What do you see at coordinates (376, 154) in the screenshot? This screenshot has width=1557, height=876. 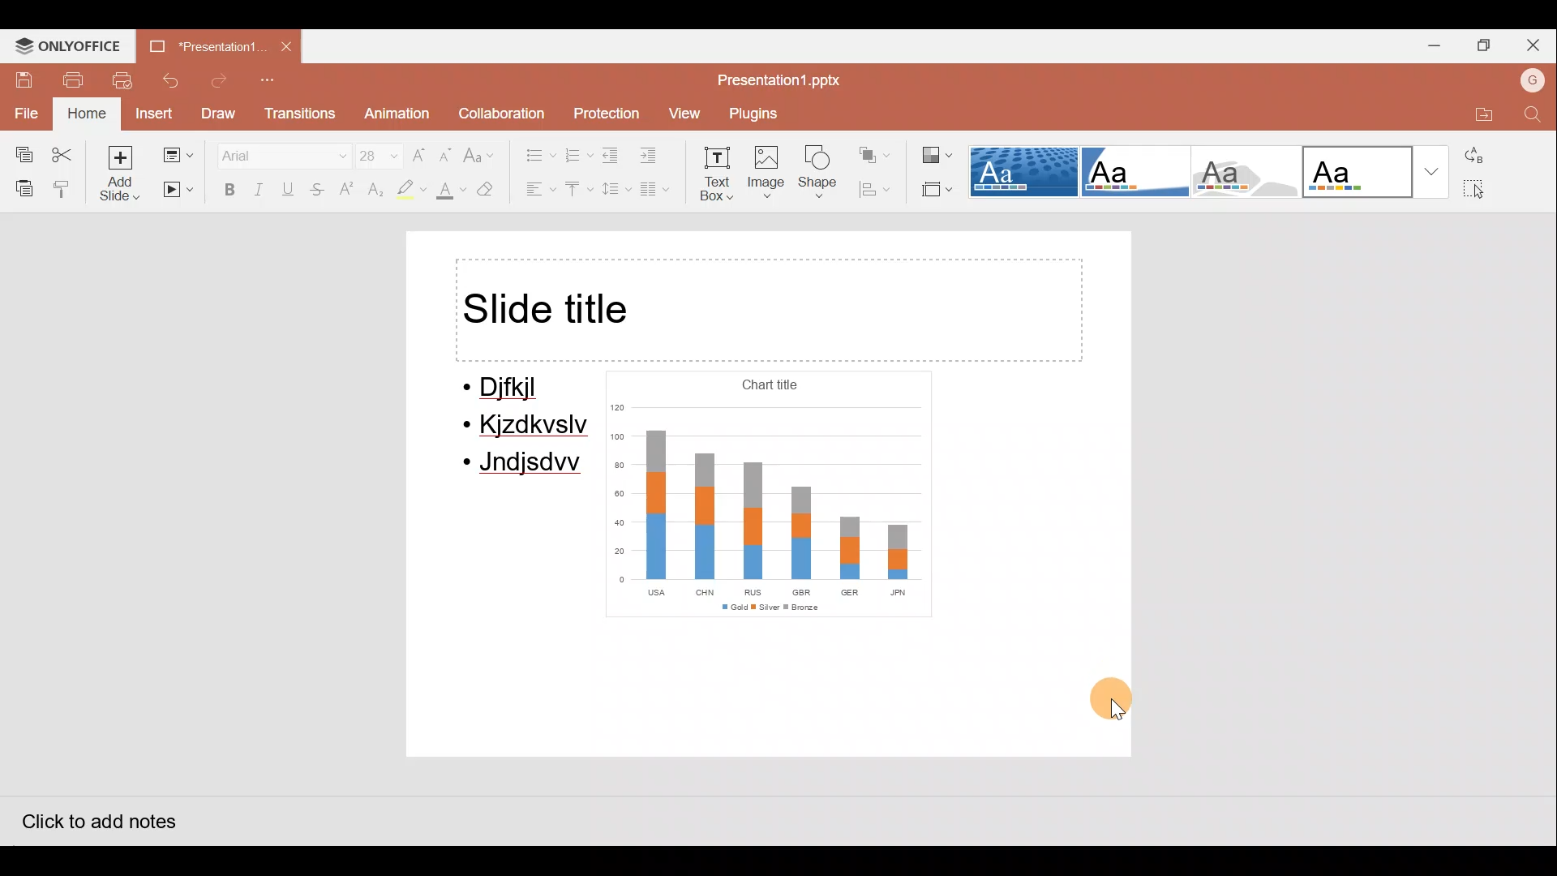 I see `Font size` at bounding box center [376, 154].